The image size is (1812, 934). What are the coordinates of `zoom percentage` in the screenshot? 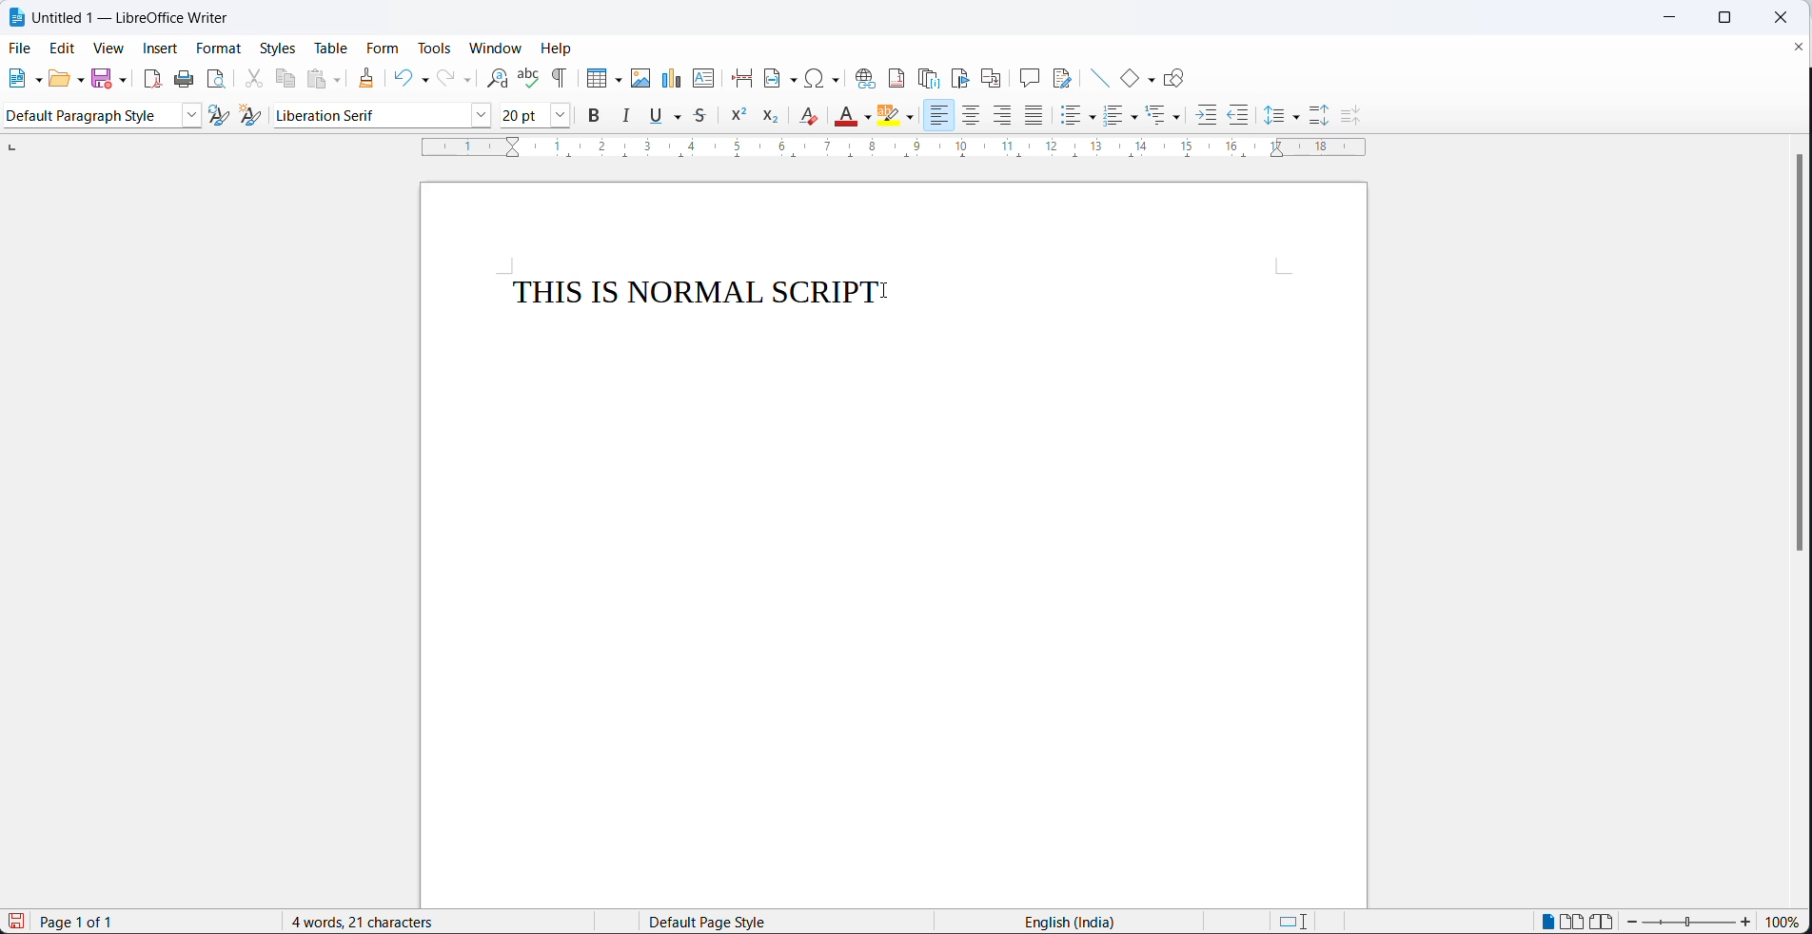 It's located at (1783, 924).